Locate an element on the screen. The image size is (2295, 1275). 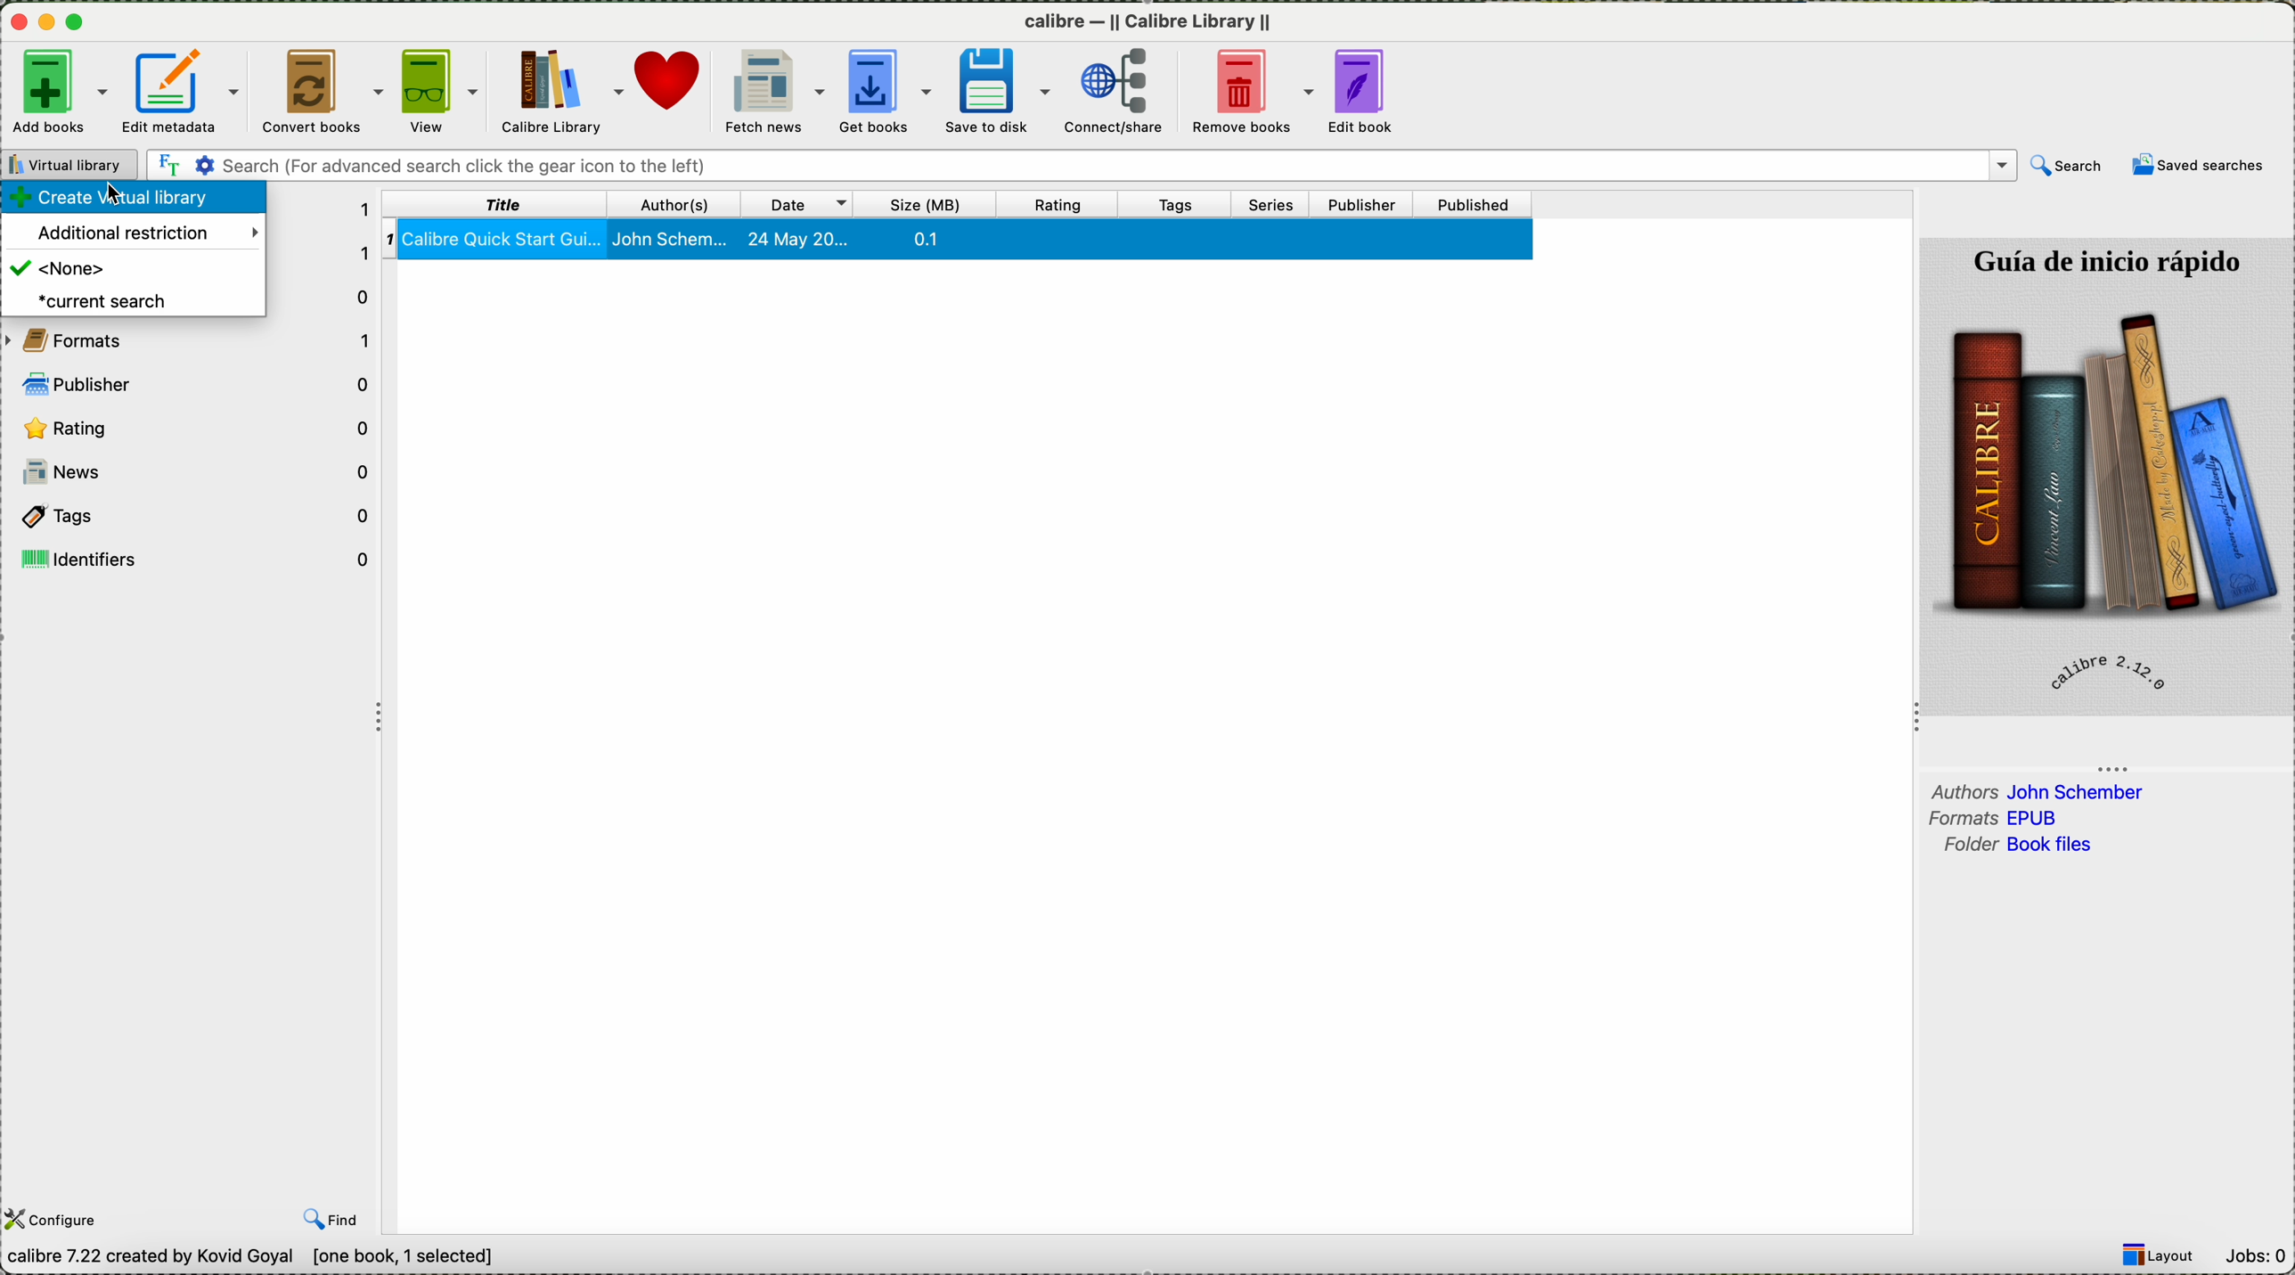
publisher is located at coordinates (1364, 205).